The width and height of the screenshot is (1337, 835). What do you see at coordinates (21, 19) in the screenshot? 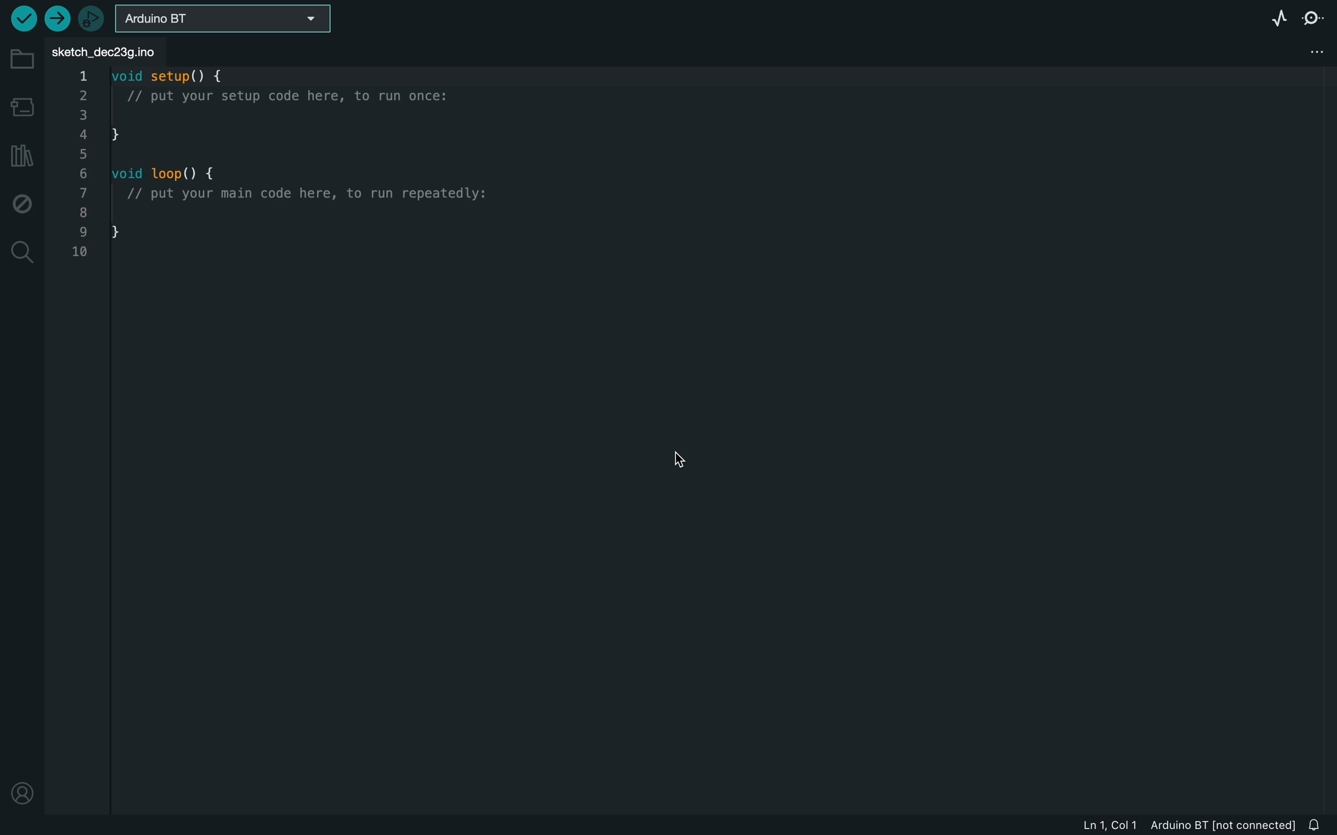
I see `verify` at bounding box center [21, 19].